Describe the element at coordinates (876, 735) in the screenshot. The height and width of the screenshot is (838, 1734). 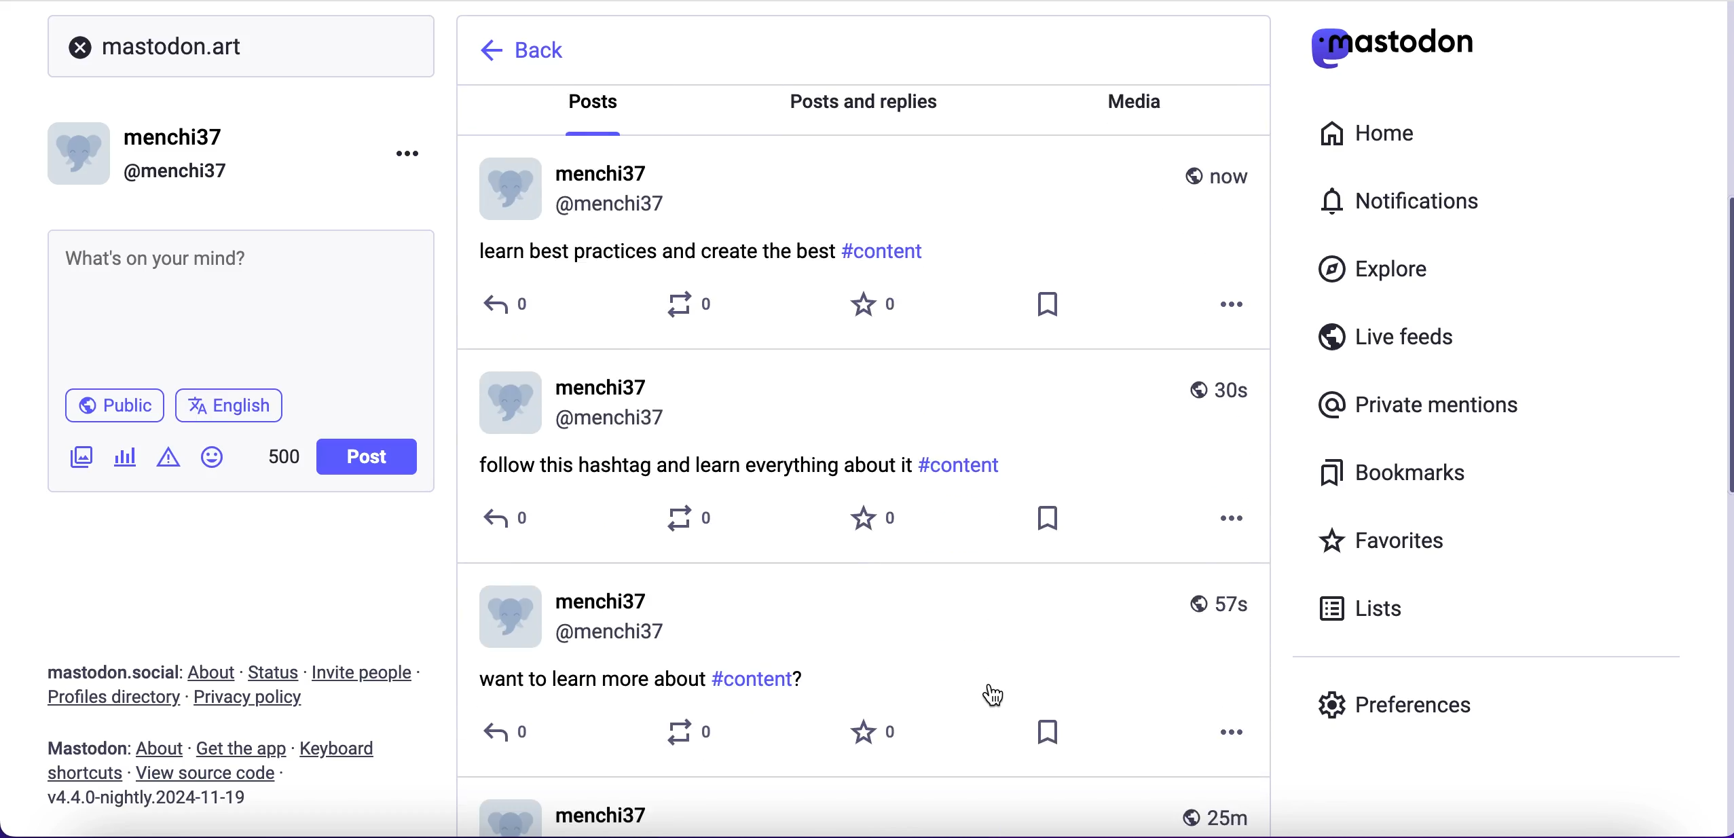
I see `0 favorites` at that location.